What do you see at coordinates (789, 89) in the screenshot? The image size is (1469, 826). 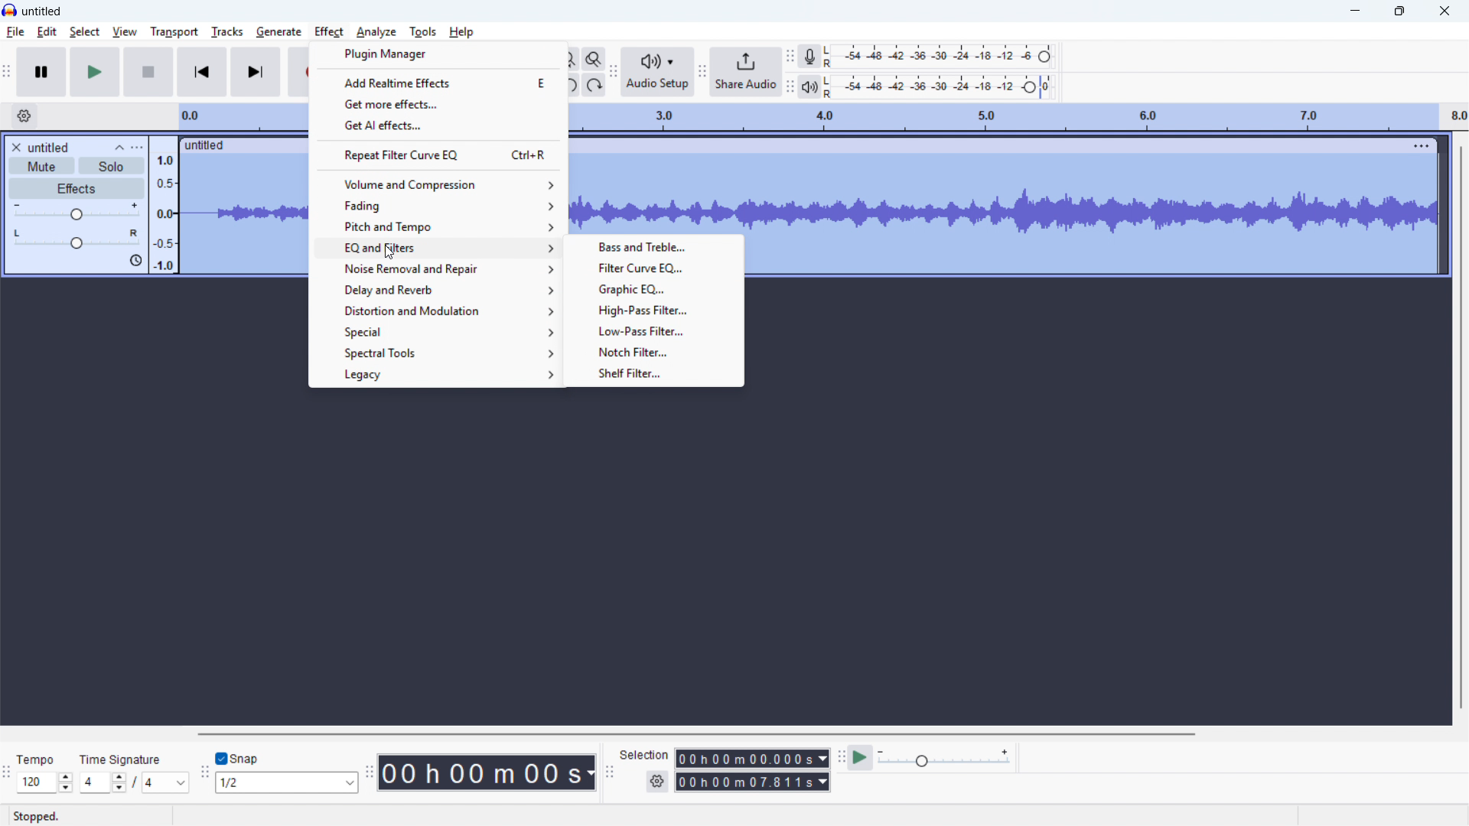 I see `Playback metre toolbar ` at bounding box center [789, 89].